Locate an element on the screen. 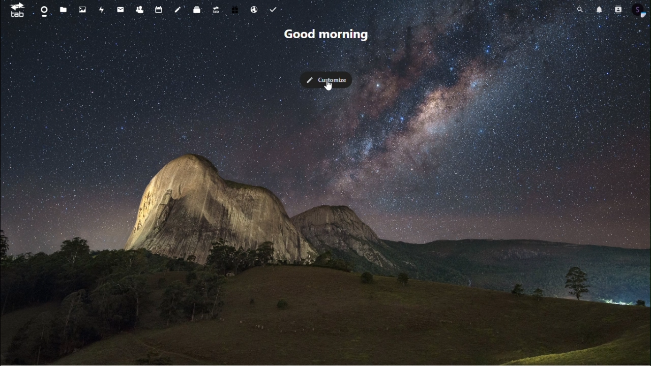  message is located at coordinates (121, 11).